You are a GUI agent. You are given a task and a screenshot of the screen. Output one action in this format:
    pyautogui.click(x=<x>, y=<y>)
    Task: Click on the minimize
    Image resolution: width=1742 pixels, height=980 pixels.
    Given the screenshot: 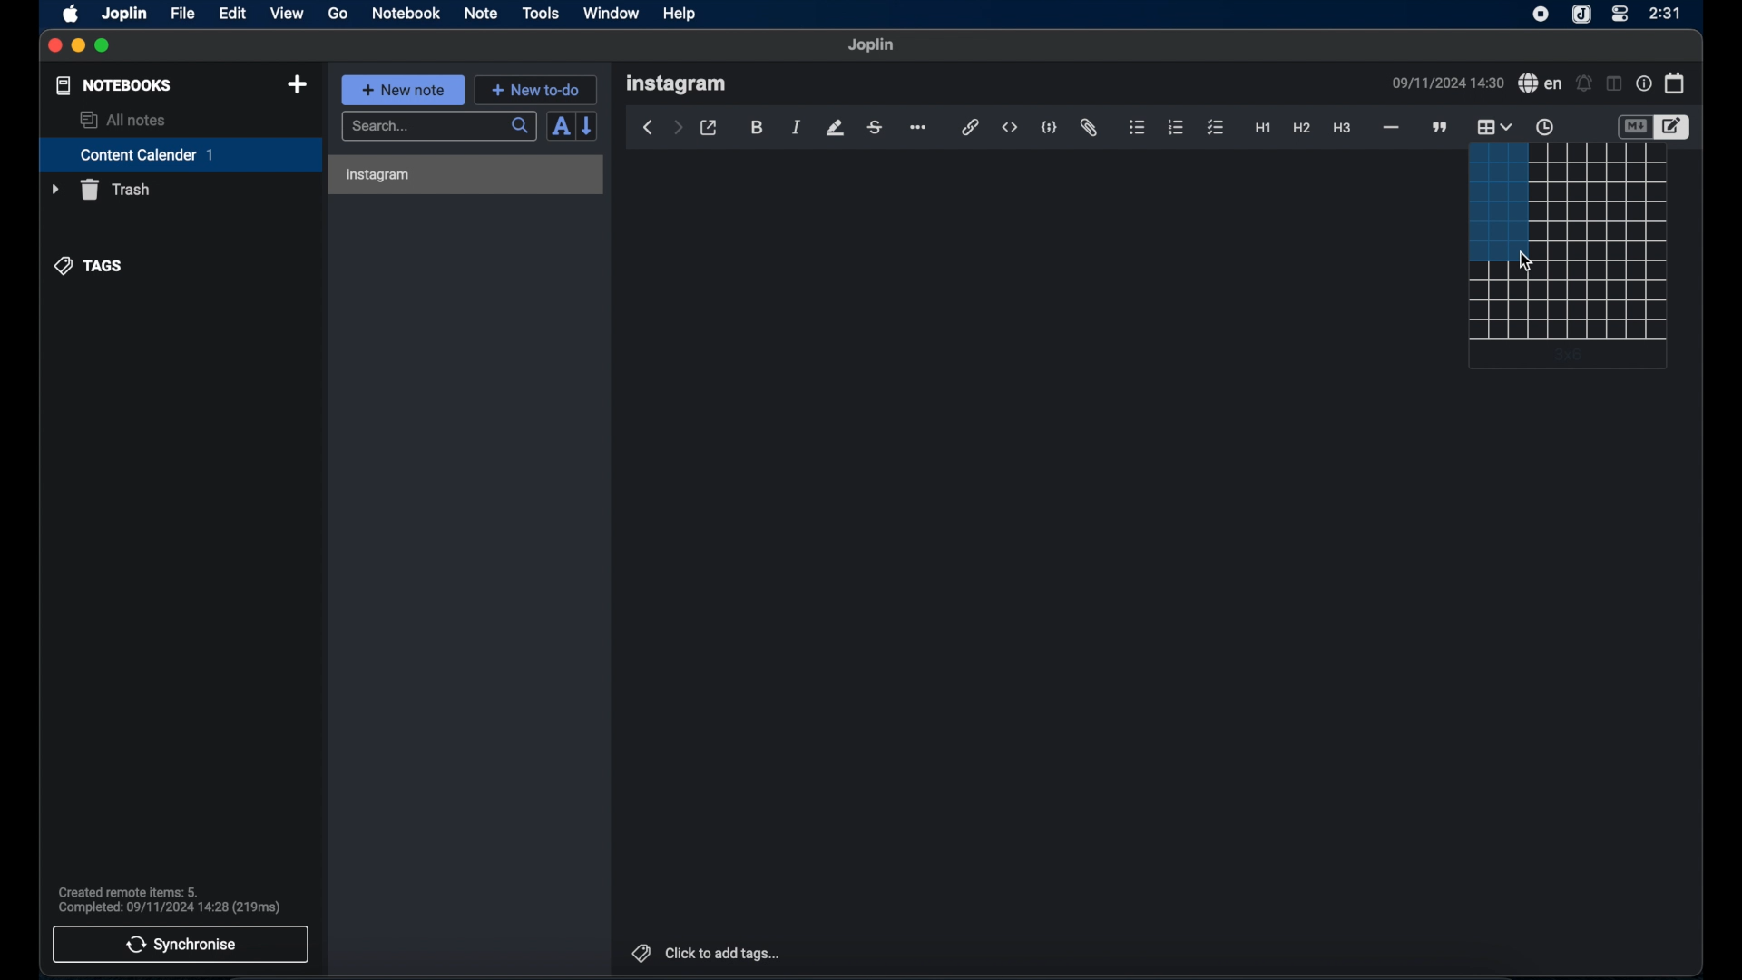 What is the action you would take?
    pyautogui.click(x=77, y=46)
    